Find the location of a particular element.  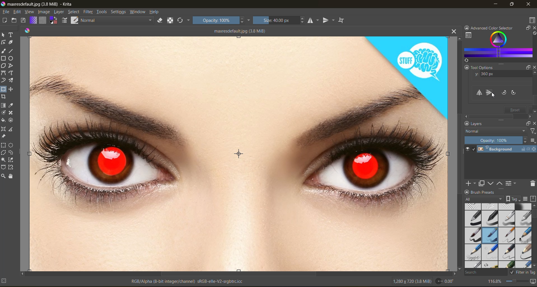

preserve alpha is located at coordinates (171, 20).